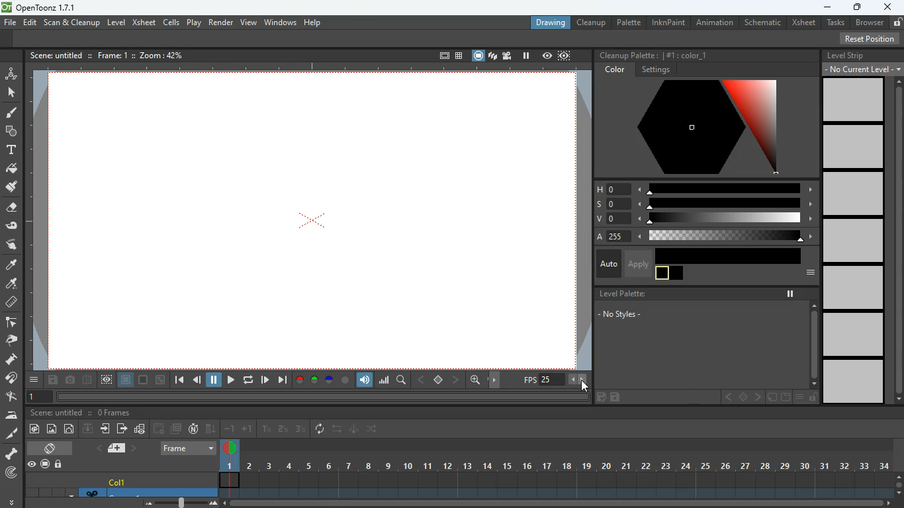  Describe the element at coordinates (122, 429) in the screenshot. I see `send` at that location.